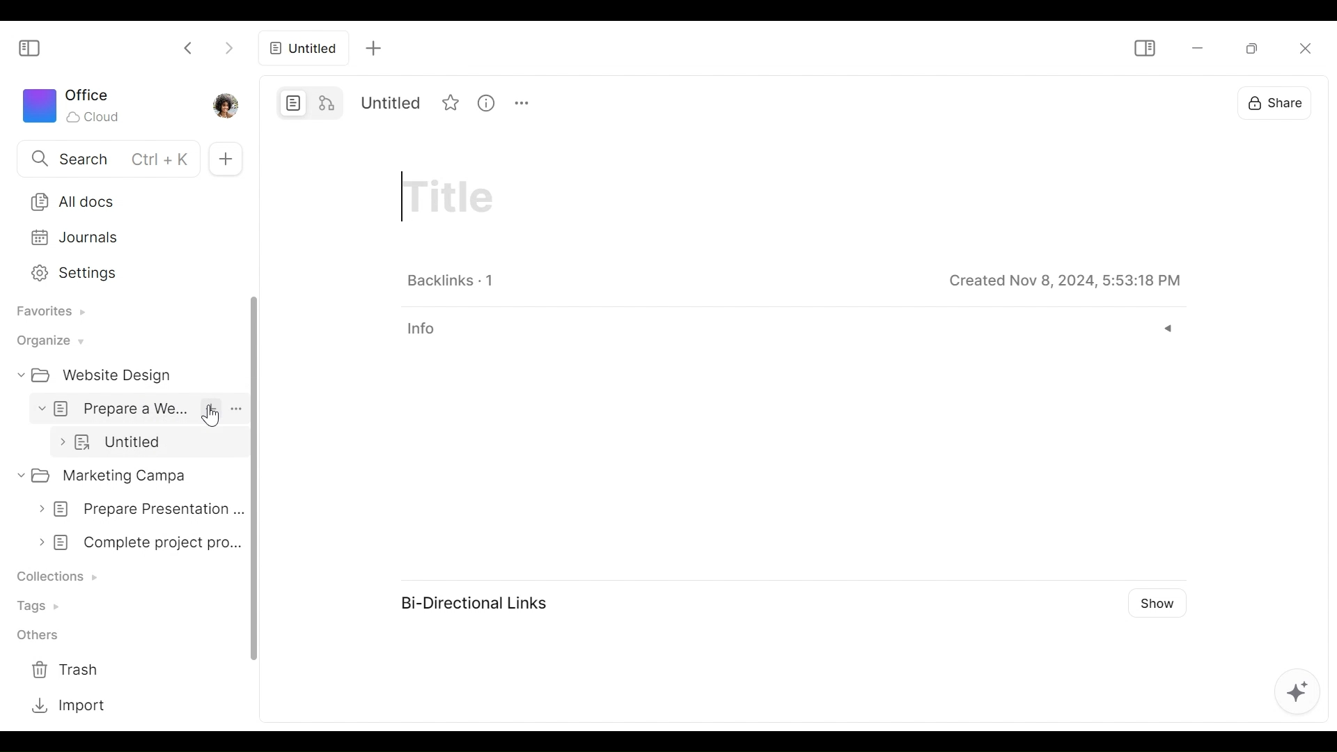 This screenshot has height=752, width=1337. Describe the element at coordinates (329, 104) in the screenshot. I see `Edgeless mode` at that location.